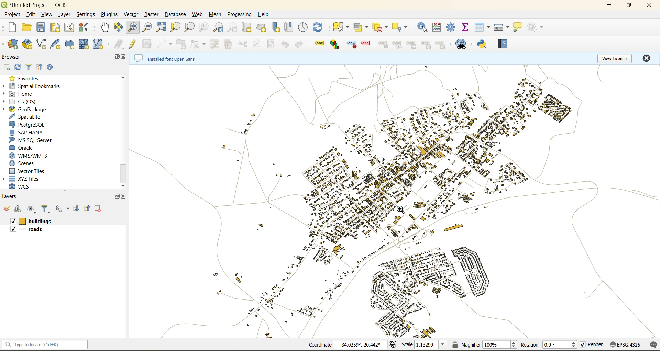 This screenshot has height=351, width=660. Describe the element at coordinates (118, 44) in the screenshot. I see `edits` at that location.